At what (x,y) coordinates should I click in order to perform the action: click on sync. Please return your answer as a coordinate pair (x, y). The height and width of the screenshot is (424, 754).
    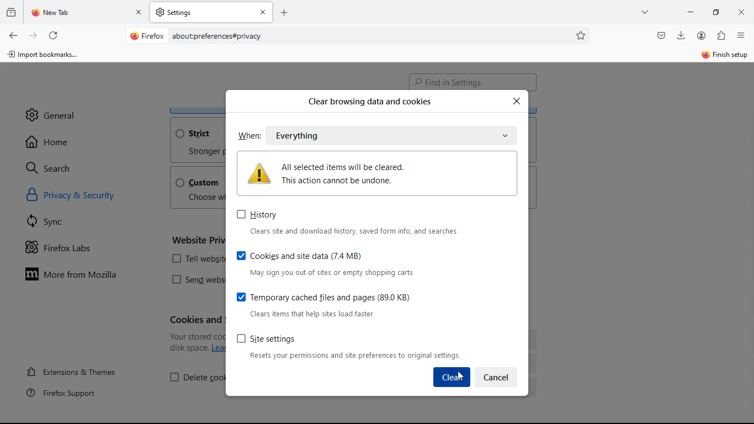
    Looking at the image, I should click on (50, 224).